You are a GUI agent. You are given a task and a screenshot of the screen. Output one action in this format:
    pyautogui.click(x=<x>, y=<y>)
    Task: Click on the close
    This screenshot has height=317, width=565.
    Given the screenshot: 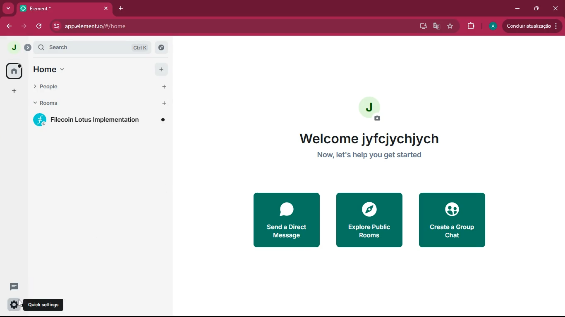 What is the action you would take?
    pyautogui.click(x=557, y=8)
    